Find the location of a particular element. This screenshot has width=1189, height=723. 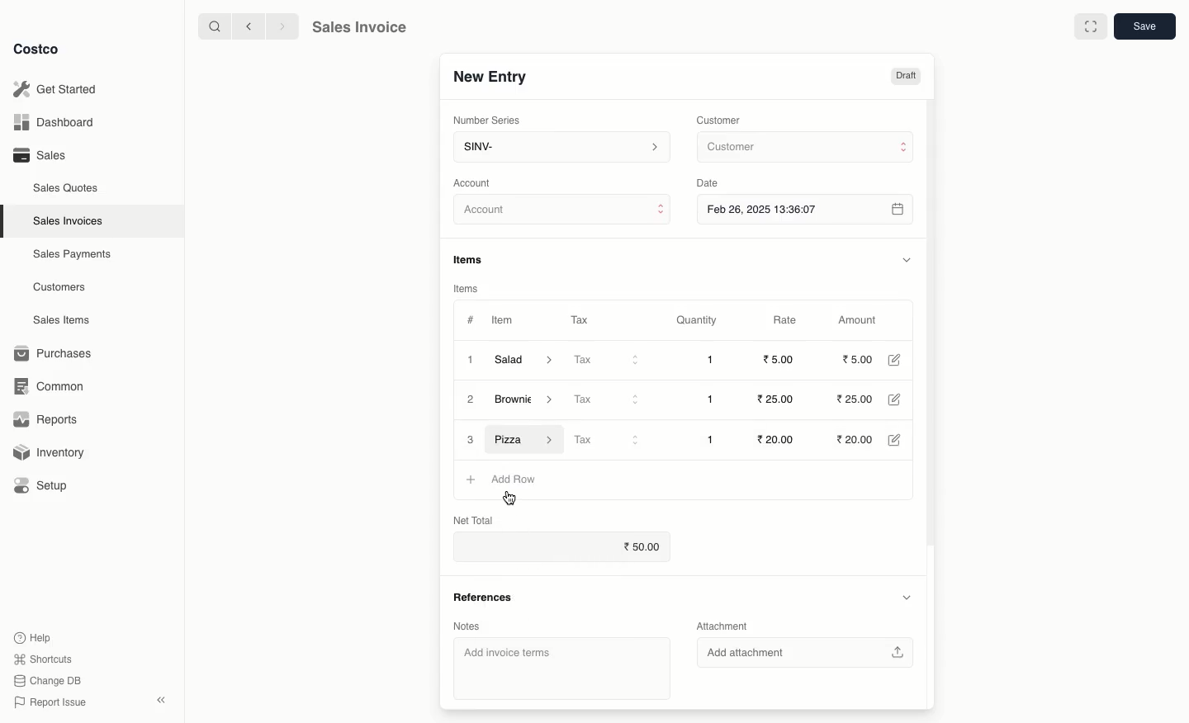

Customer is located at coordinates (803, 148).